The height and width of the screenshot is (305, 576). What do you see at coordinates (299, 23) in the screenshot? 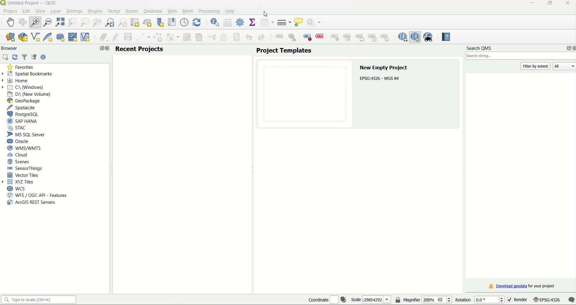
I see `show map tip` at bounding box center [299, 23].